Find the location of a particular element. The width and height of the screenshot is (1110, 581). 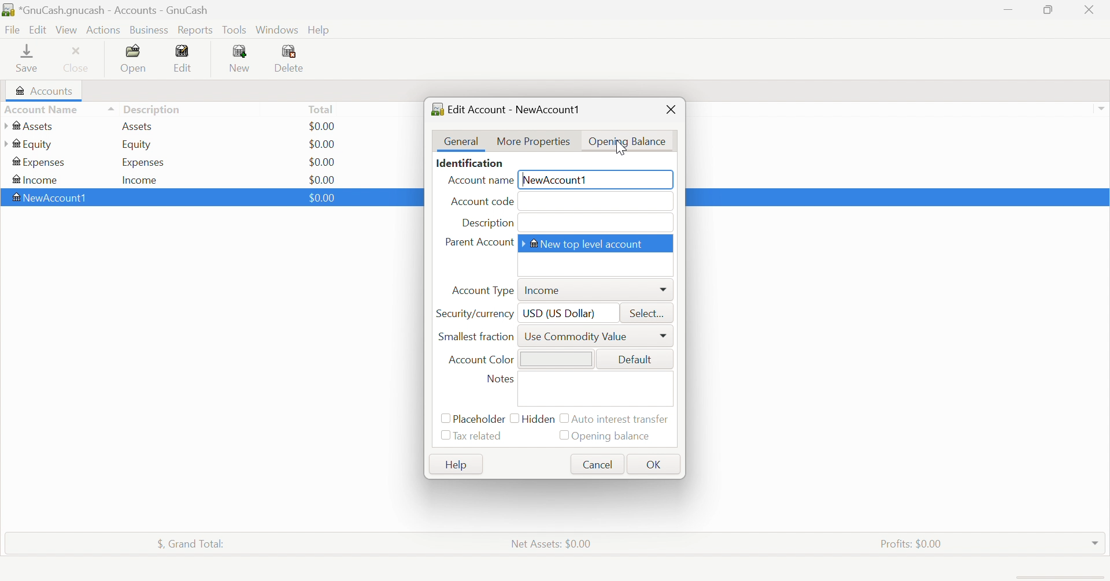

Tools is located at coordinates (235, 29).